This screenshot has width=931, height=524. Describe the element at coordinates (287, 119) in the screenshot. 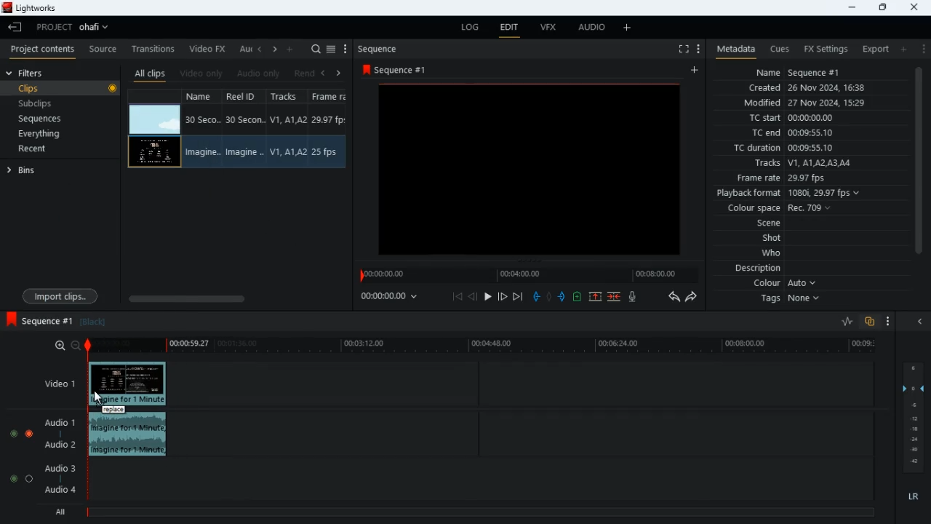

I see `V1, A1, A2` at that location.